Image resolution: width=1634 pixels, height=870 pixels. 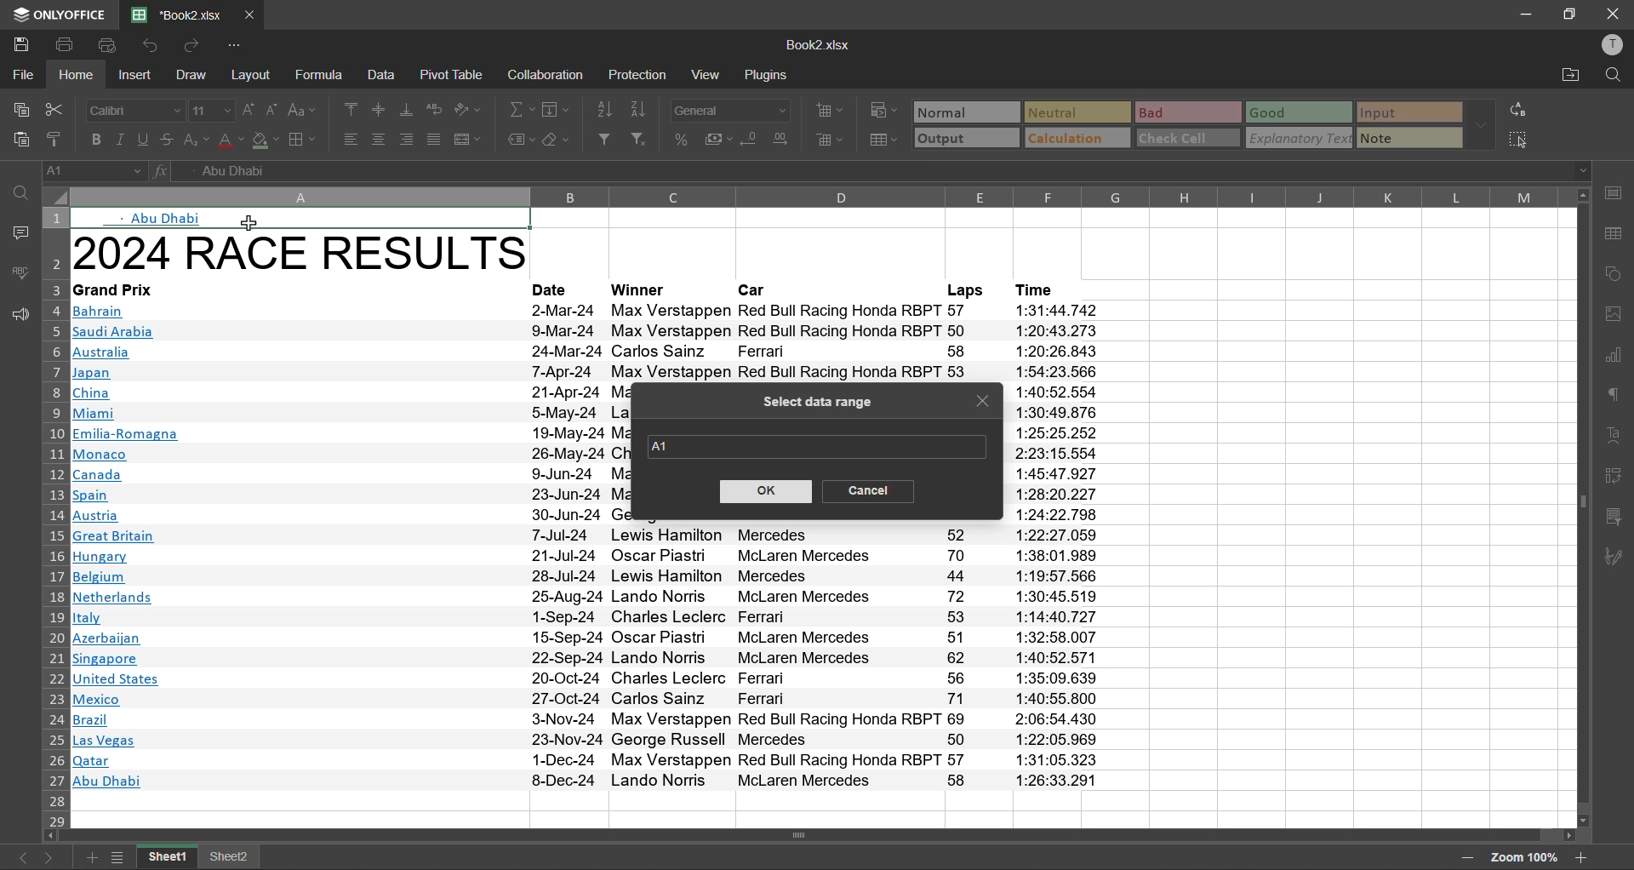 I want to click on conditional formatting, so click(x=881, y=111).